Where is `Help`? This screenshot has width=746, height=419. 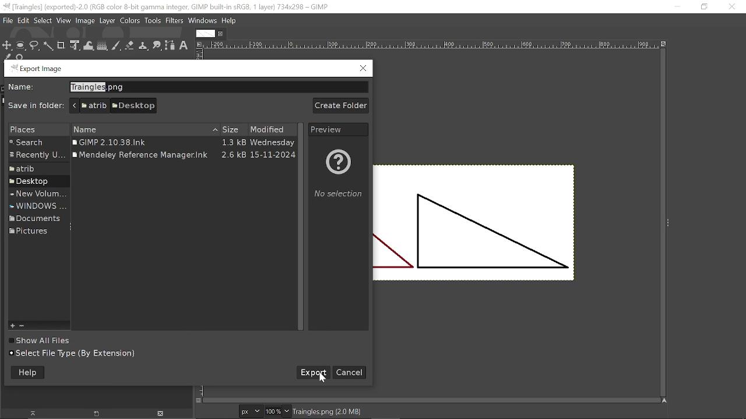 Help is located at coordinates (229, 20).